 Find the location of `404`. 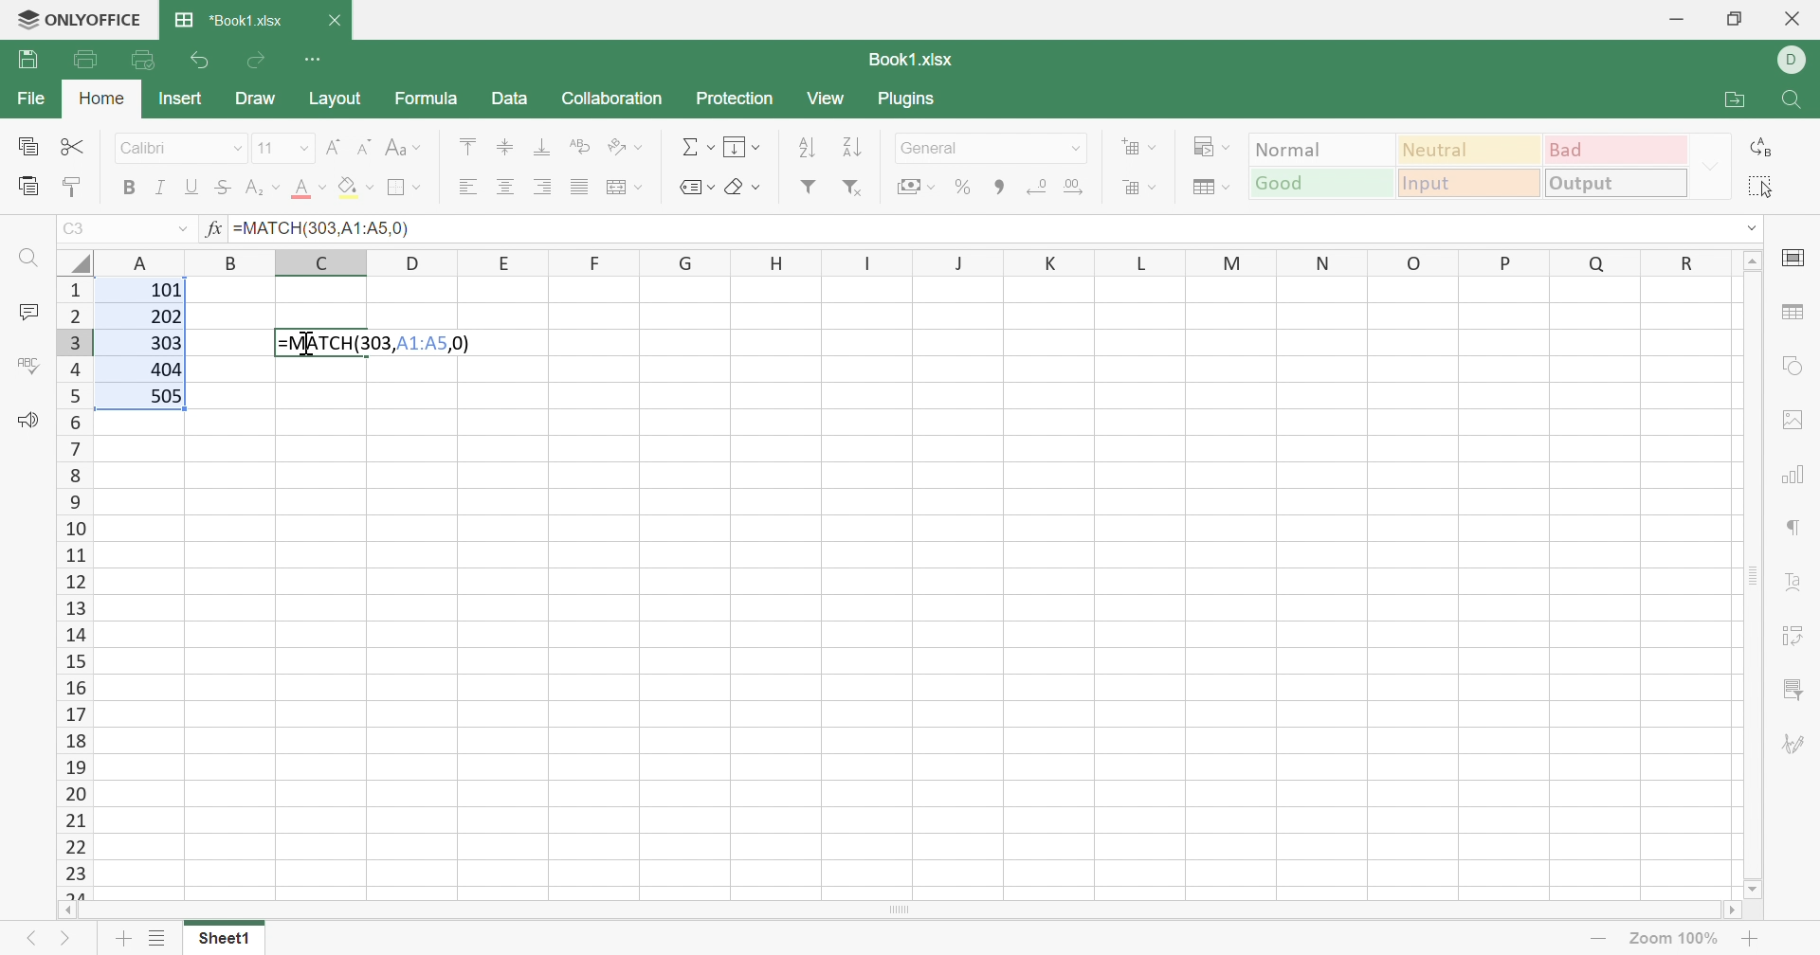

404 is located at coordinates (164, 369).